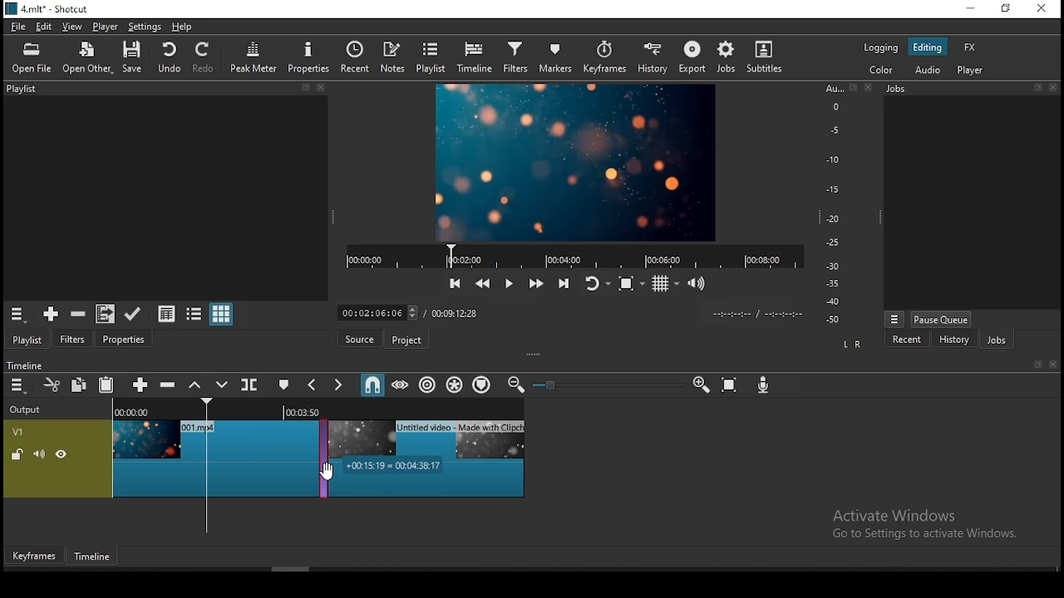  Describe the element at coordinates (1007, 9) in the screenshot. I see `restore` at that location.